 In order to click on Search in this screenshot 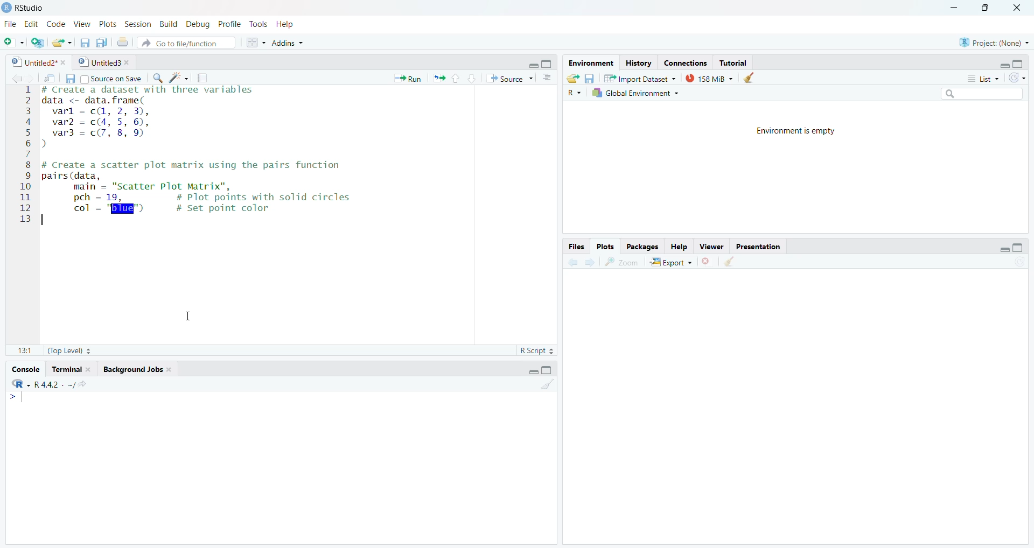, I will do `click(986, 92)`.